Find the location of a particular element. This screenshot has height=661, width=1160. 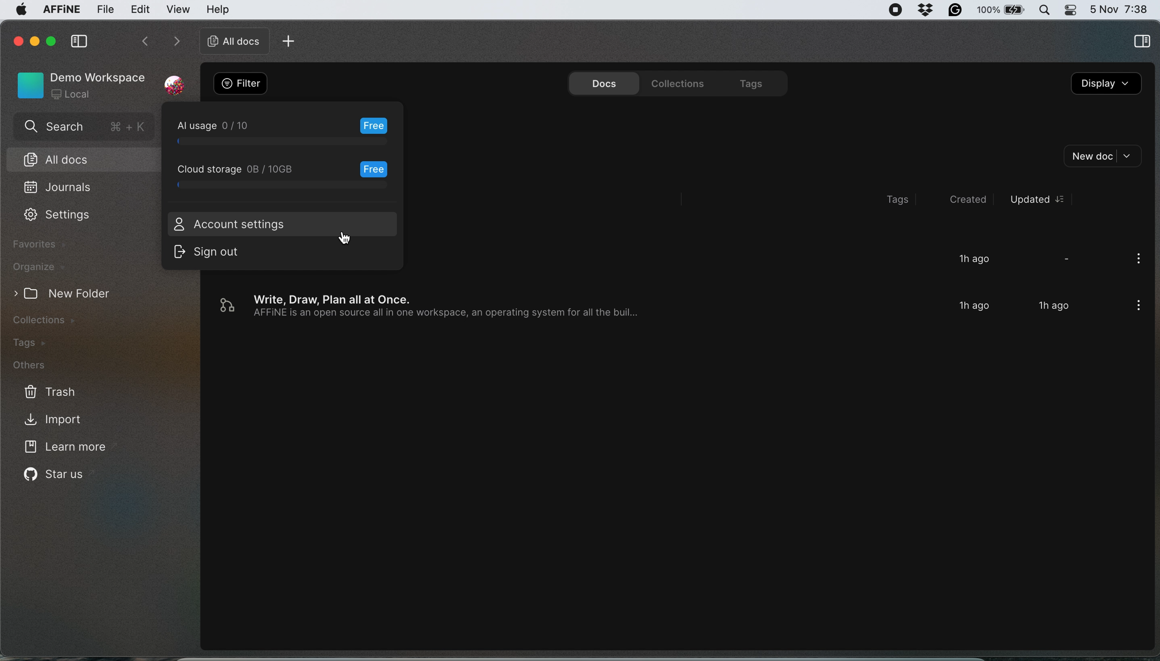

tags is located at coordinates (901, 200).